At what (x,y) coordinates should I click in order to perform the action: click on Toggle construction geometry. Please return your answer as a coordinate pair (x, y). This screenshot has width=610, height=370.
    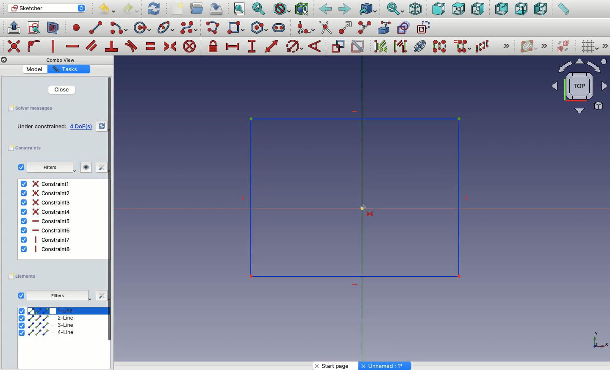
    Looking at the image, I should click on (424, 27).